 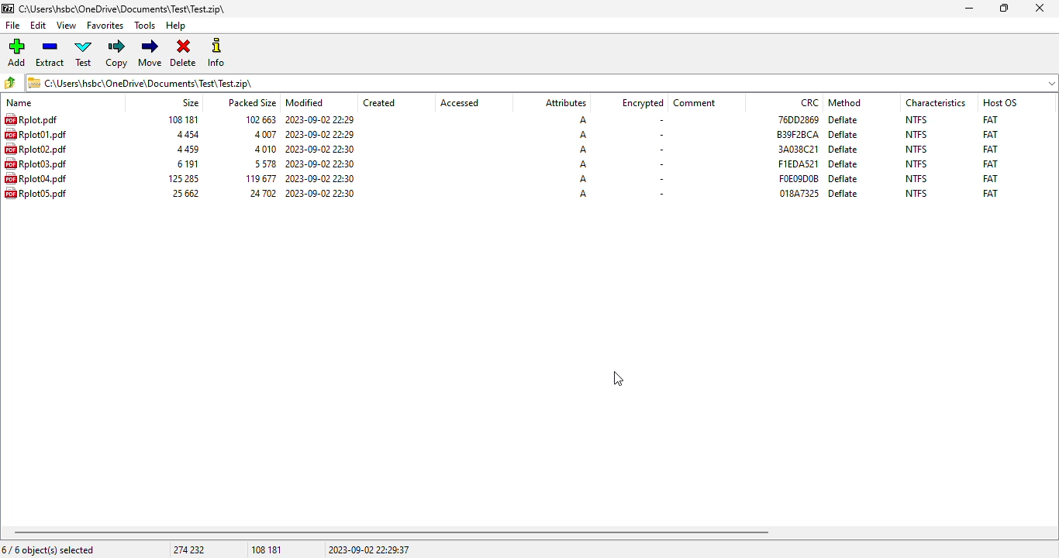 What do you see at coordinates (188, 549) in the screenshot?
I see `274 232` at bounding box center [188, 549].